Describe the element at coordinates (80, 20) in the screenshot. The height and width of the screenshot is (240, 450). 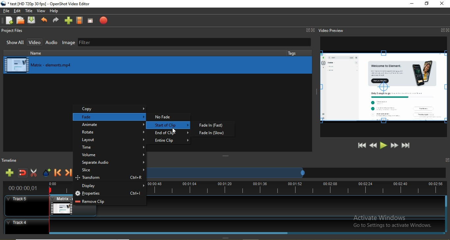
I see `Choose profiles` at that location.